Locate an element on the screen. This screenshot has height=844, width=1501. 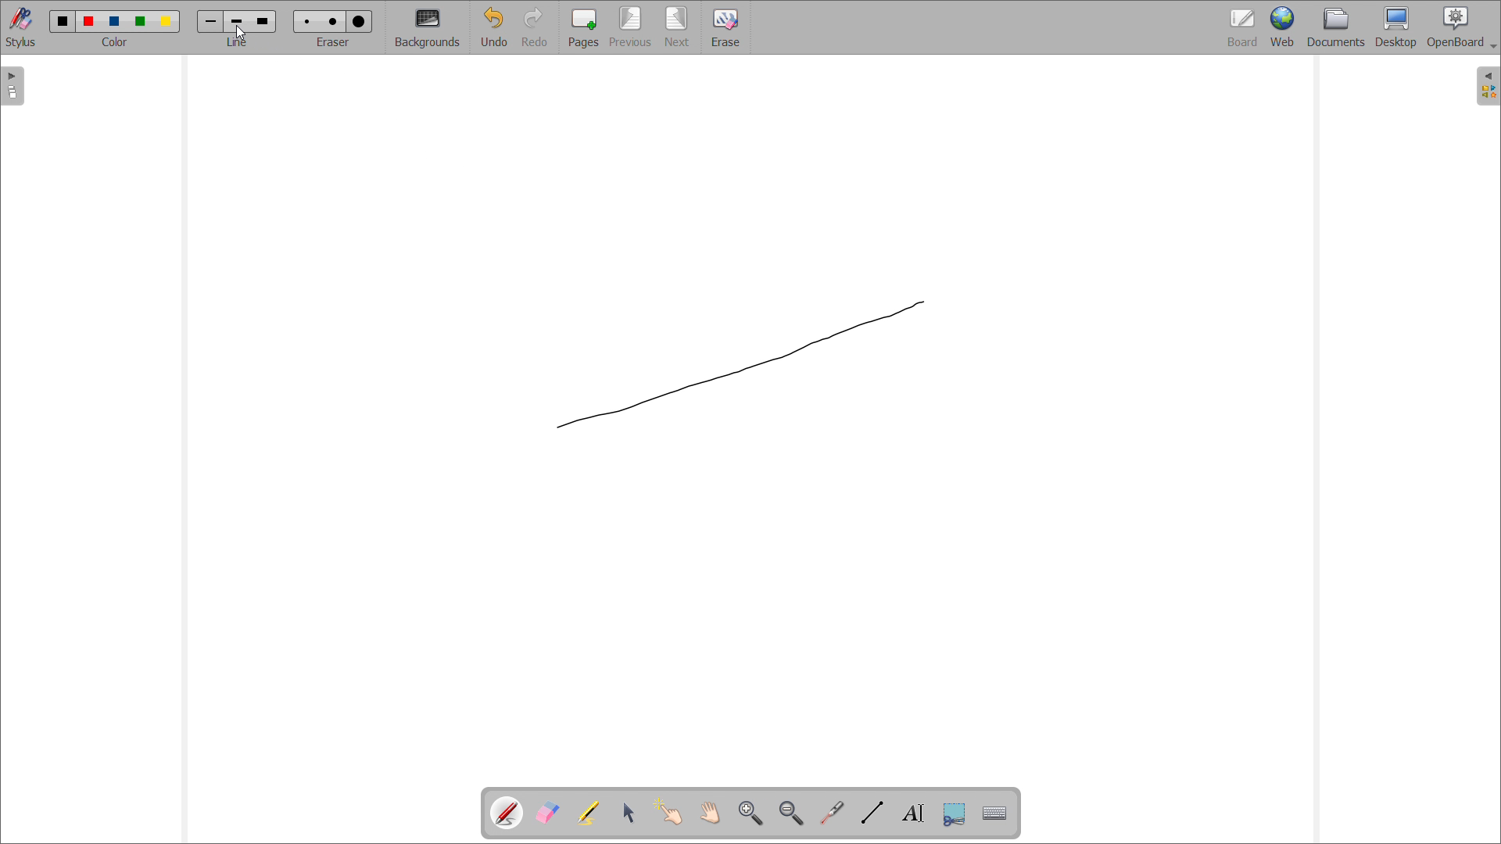
select and modify objects is located at coordinates (629, 813).